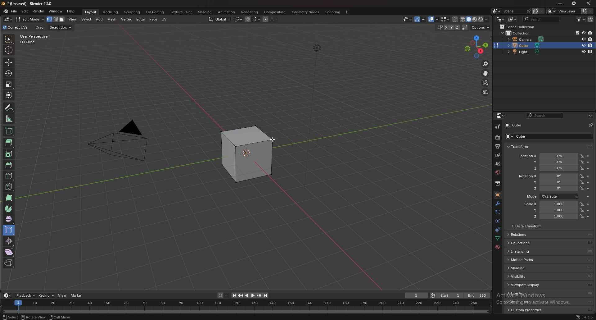 The width and height of the screenshot is (596, 320). Describe the element at coordinates (496, 11) in the screenshot. I see `browse scene` at that location.